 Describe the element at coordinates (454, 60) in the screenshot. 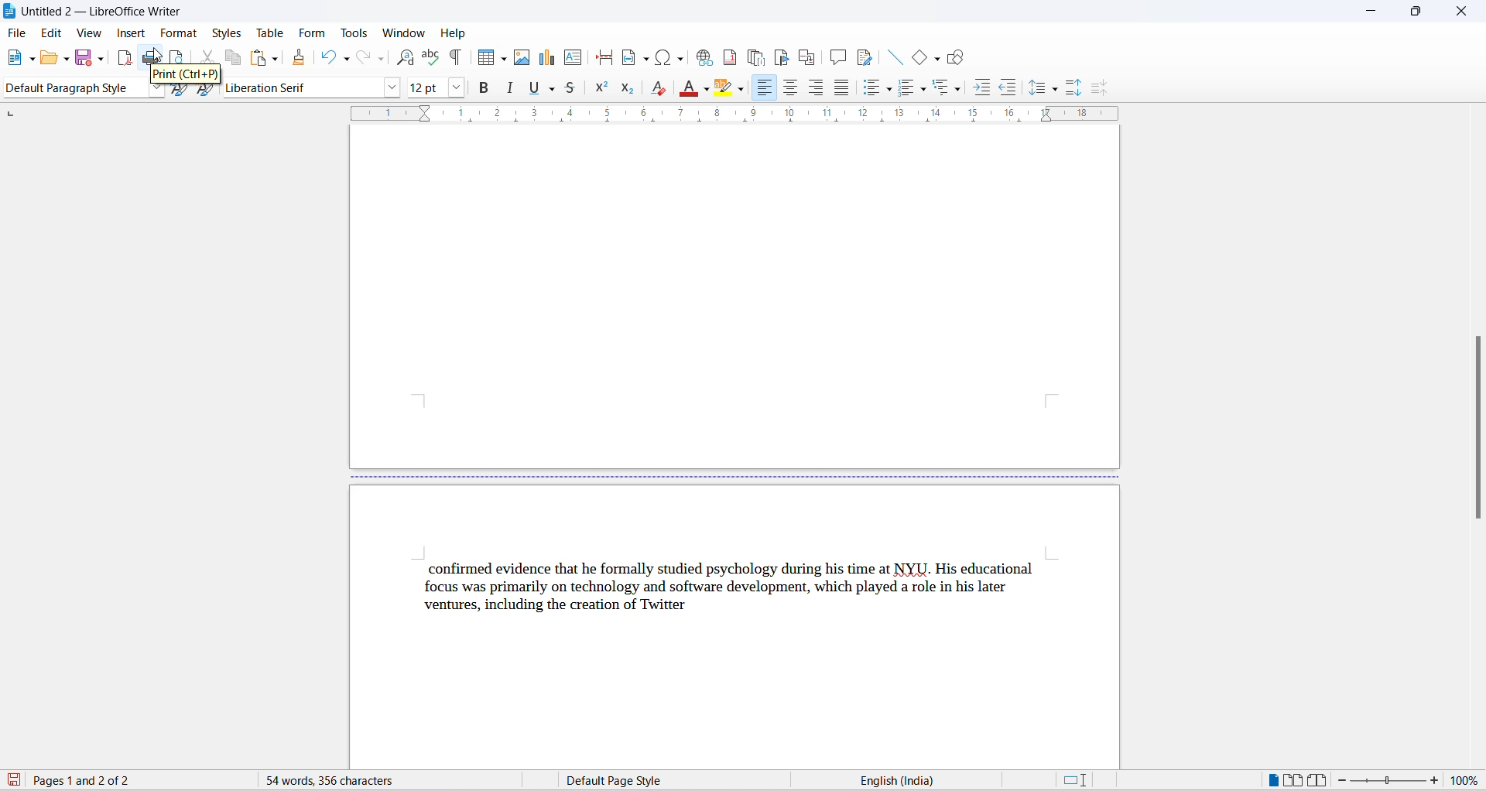

I see `toggle formatting marks` at that location.